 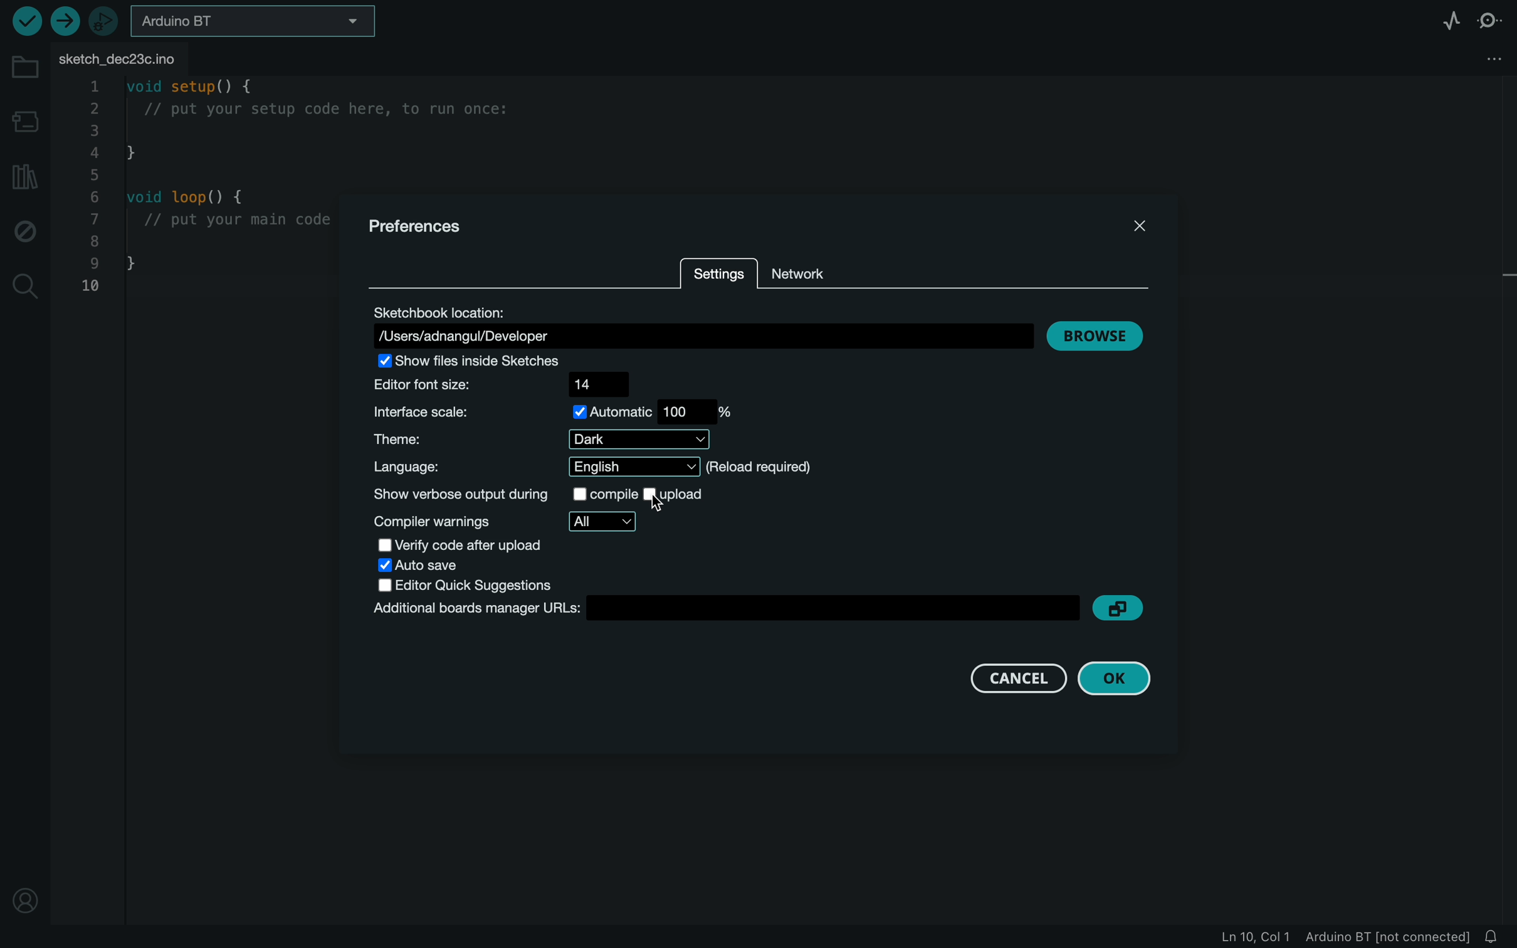 I want to click on network, so click(x=824, y=269).